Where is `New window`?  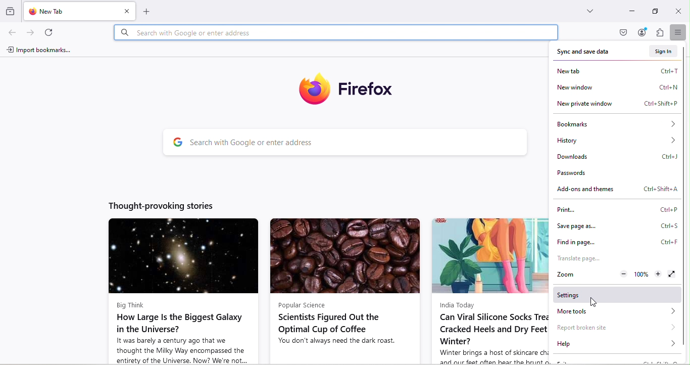 New window is located at coordinates (615, 88).